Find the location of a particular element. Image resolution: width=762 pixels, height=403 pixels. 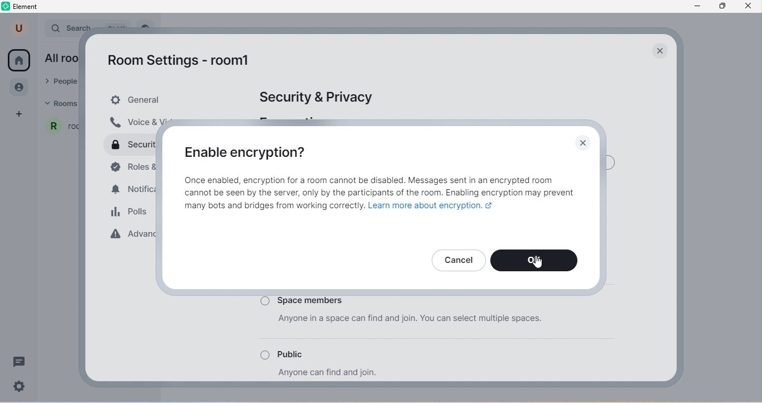

maximize is located at coordinates (724, 7).